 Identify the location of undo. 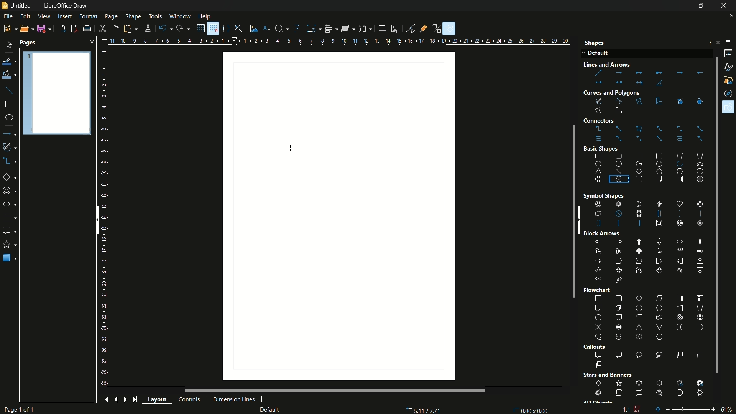
(166, 29).